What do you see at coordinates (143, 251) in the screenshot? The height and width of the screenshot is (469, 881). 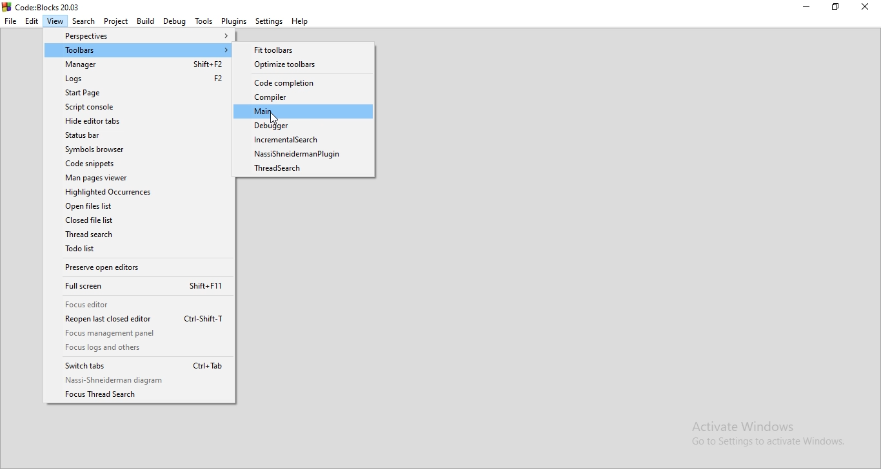 I see `Todo list` at bounding box center [143, 251].